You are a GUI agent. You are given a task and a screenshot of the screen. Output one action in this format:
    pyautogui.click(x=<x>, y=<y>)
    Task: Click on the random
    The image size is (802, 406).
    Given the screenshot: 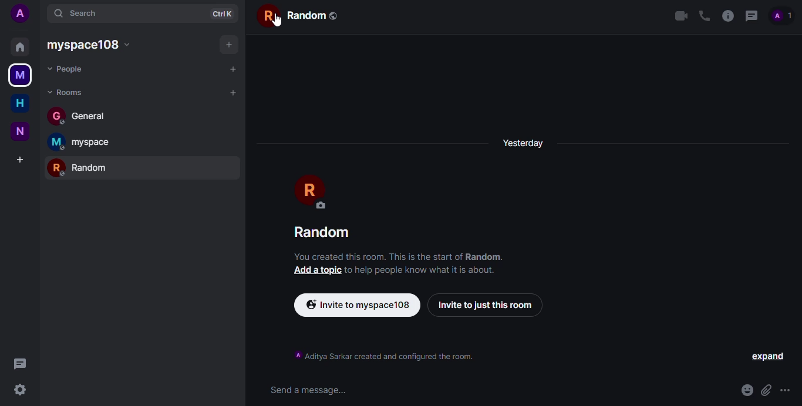 What is the action you would take?
    pyautogui.click(x=327, y=232)
    